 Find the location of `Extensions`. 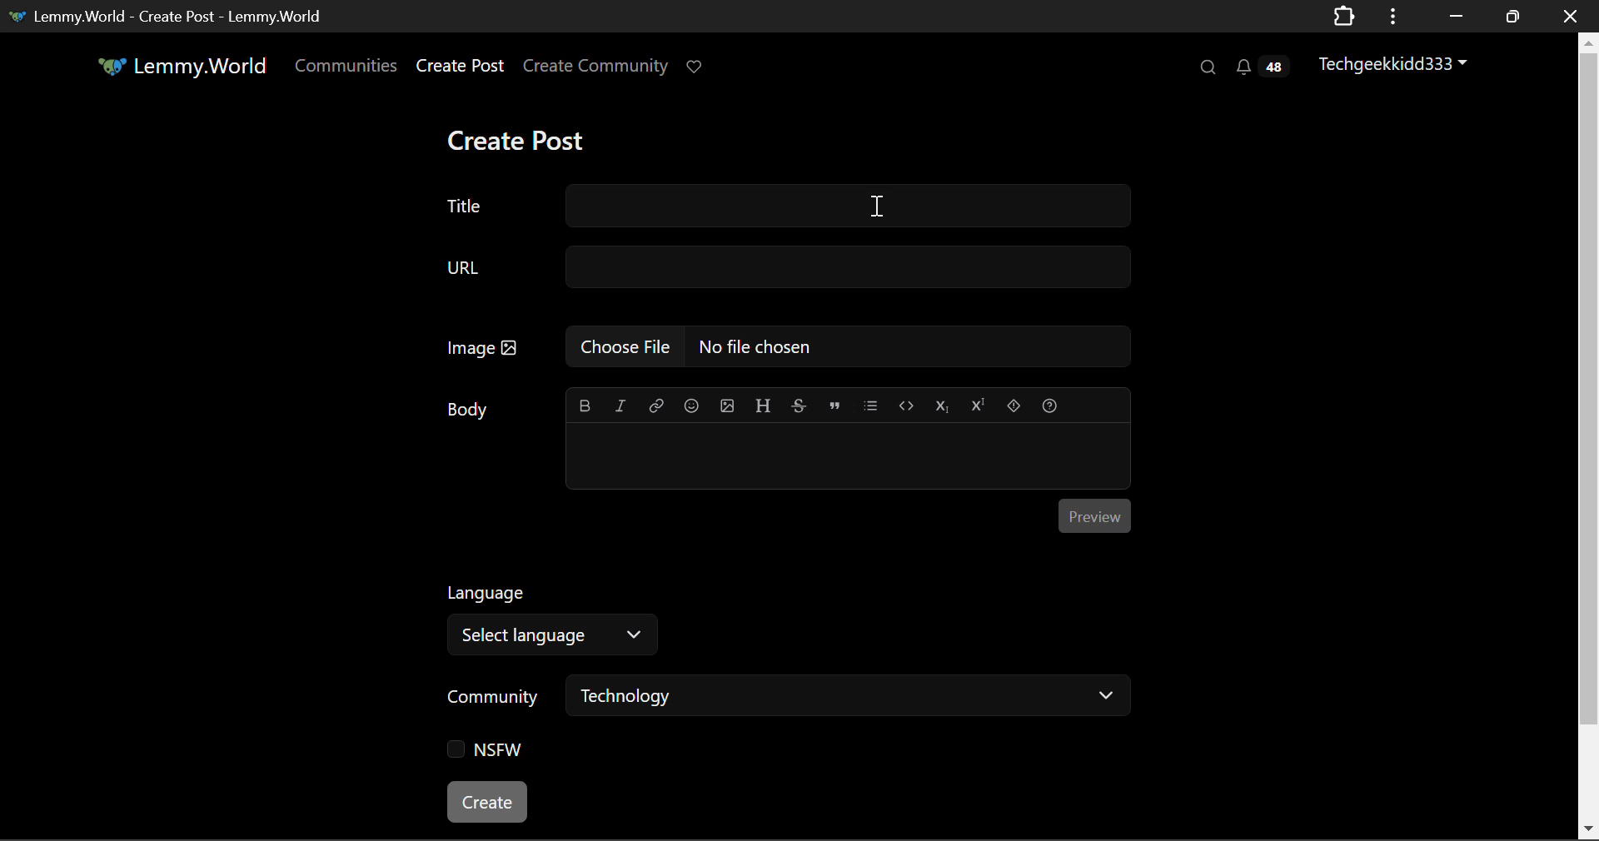

Extensions is located at coordinates (1343, 15).